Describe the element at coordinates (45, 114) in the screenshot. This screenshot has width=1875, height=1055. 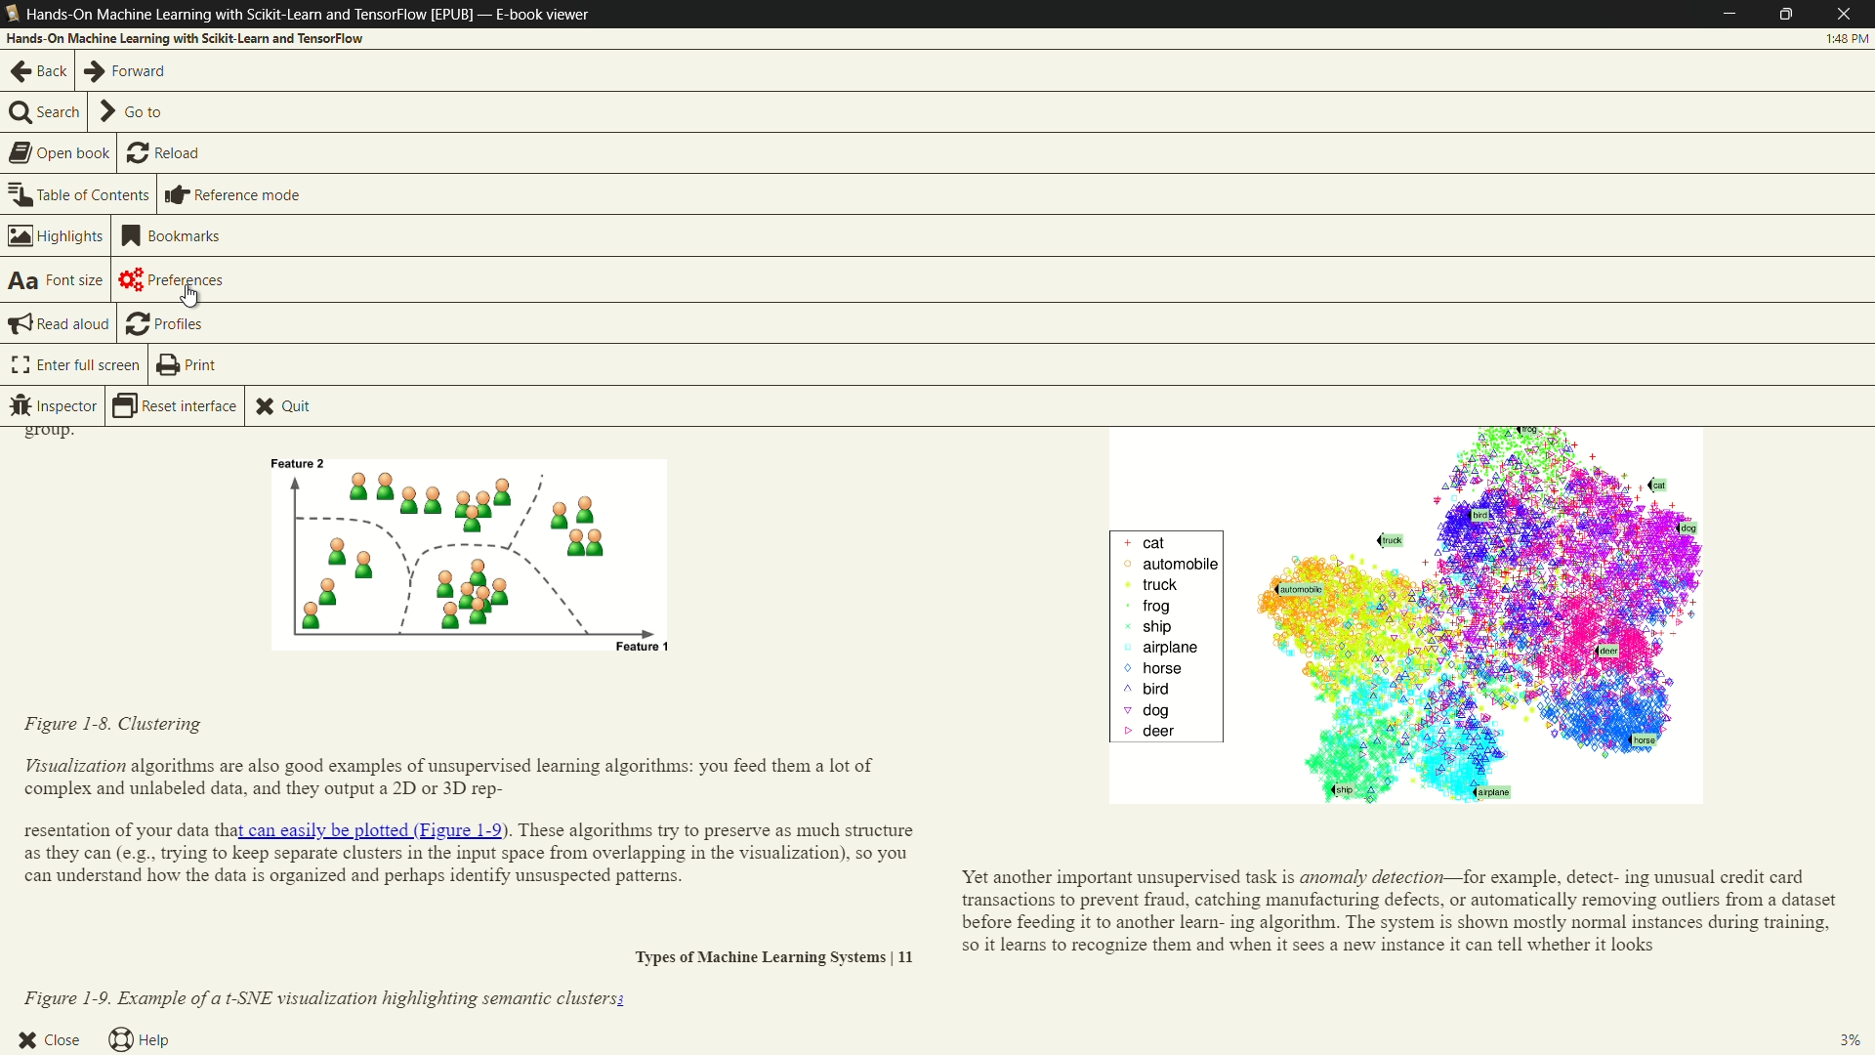
I see `search` at that location.